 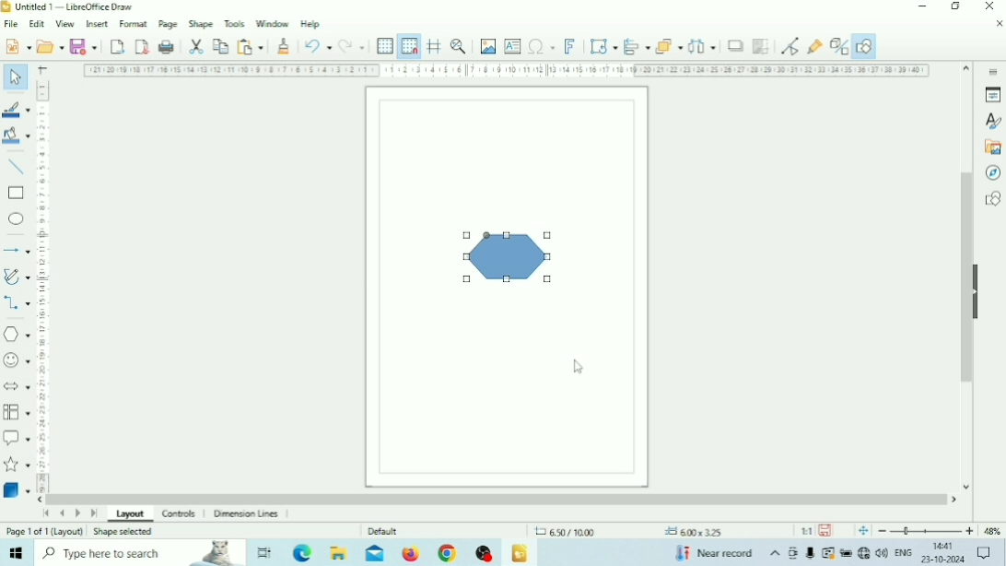 I want to click on Scaling factor, so click(x=806, y=531).